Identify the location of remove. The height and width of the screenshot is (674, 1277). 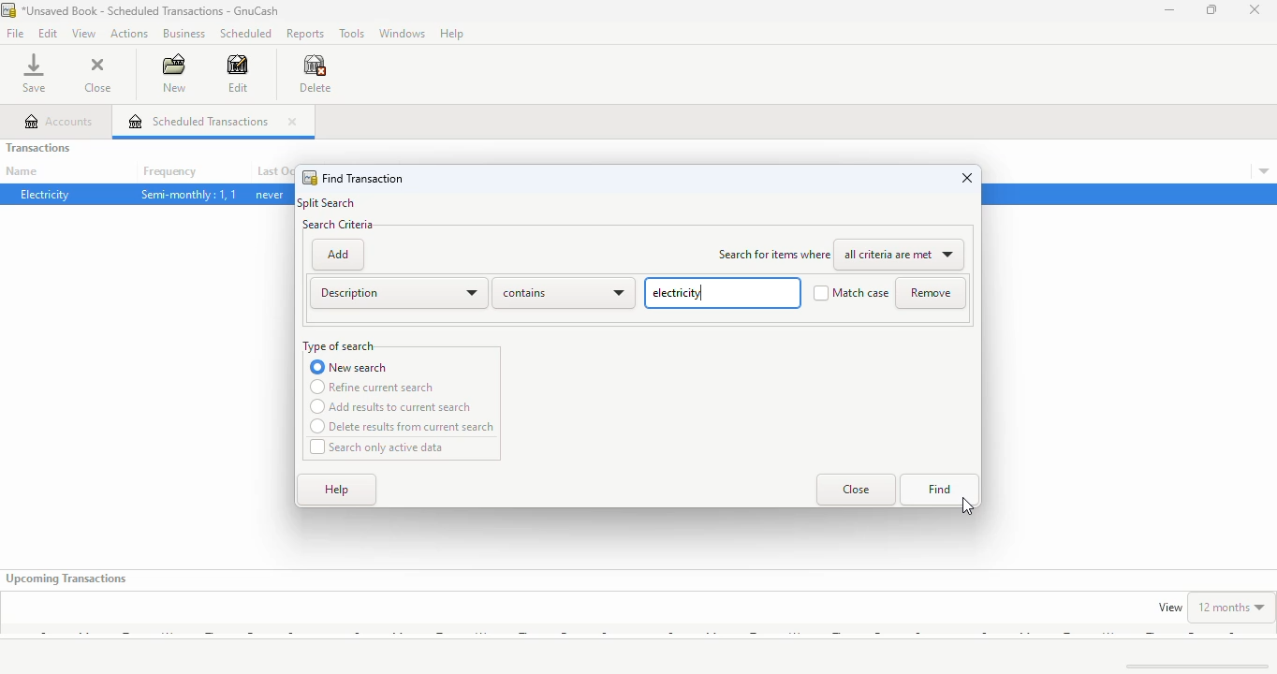
(931, 293).